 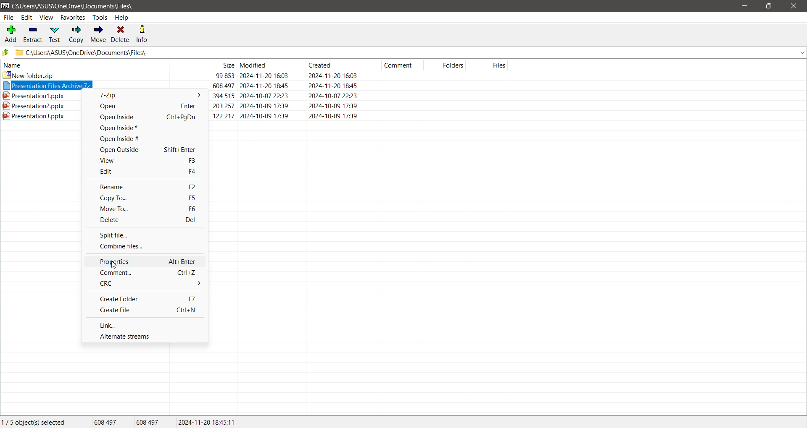 I want to click on ppt2, so click(x=36, y=107).